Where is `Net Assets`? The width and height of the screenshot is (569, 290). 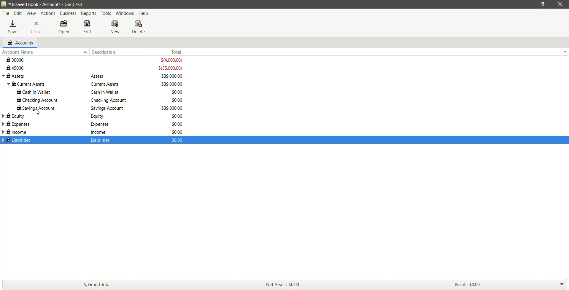
Net Assets is located at coordinates (348, 285).